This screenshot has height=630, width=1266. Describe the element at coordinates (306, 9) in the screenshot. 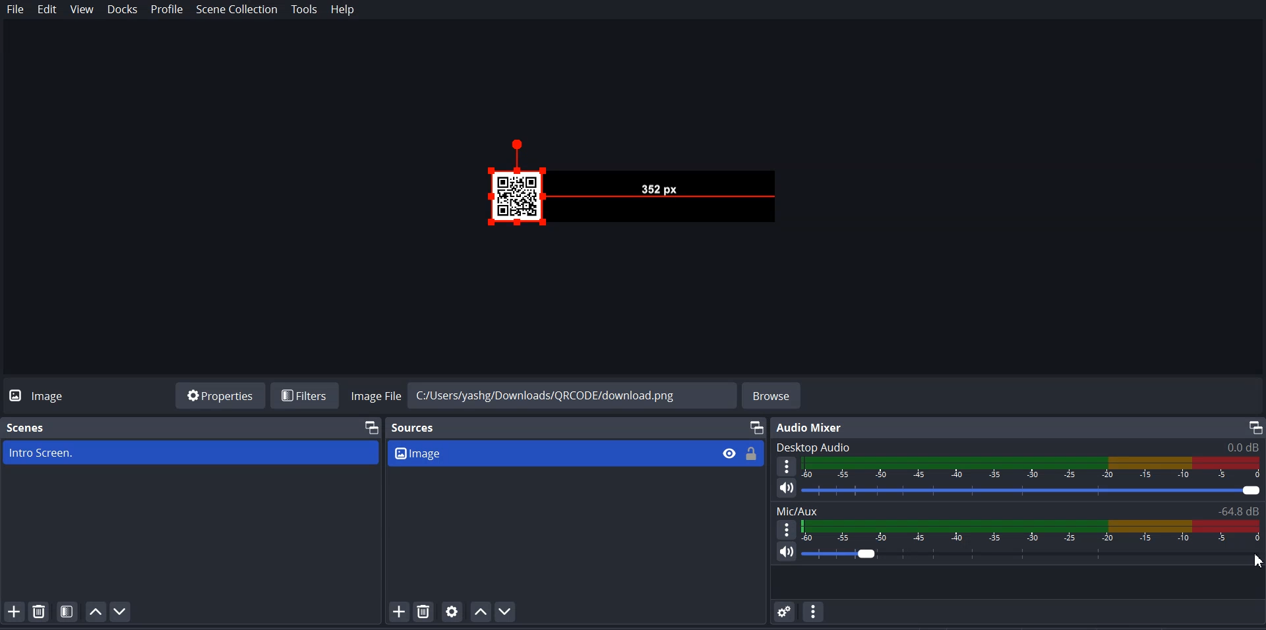

I see `Tools` at that location.